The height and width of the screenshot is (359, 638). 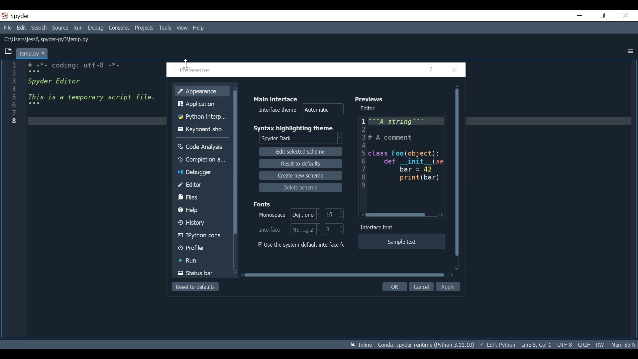 I want to click on Reset to defaults, so click(x=300, y=164).